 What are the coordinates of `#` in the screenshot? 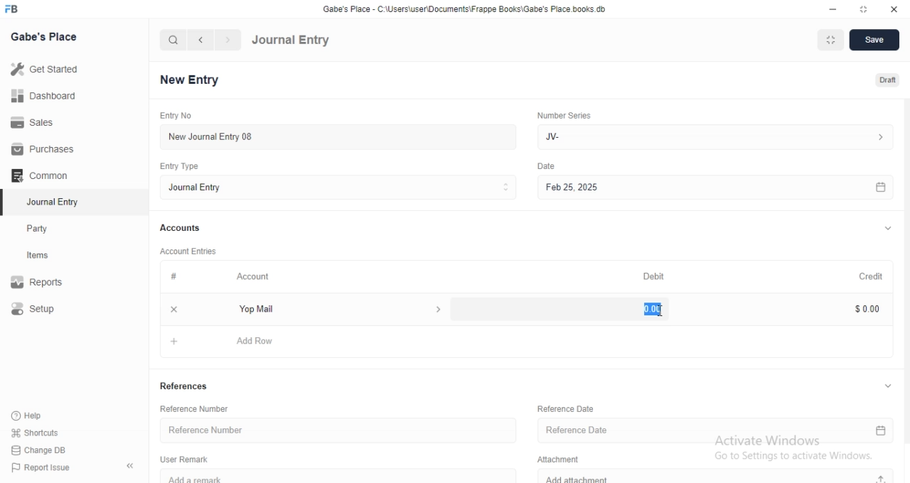 It's located at (173, 277).